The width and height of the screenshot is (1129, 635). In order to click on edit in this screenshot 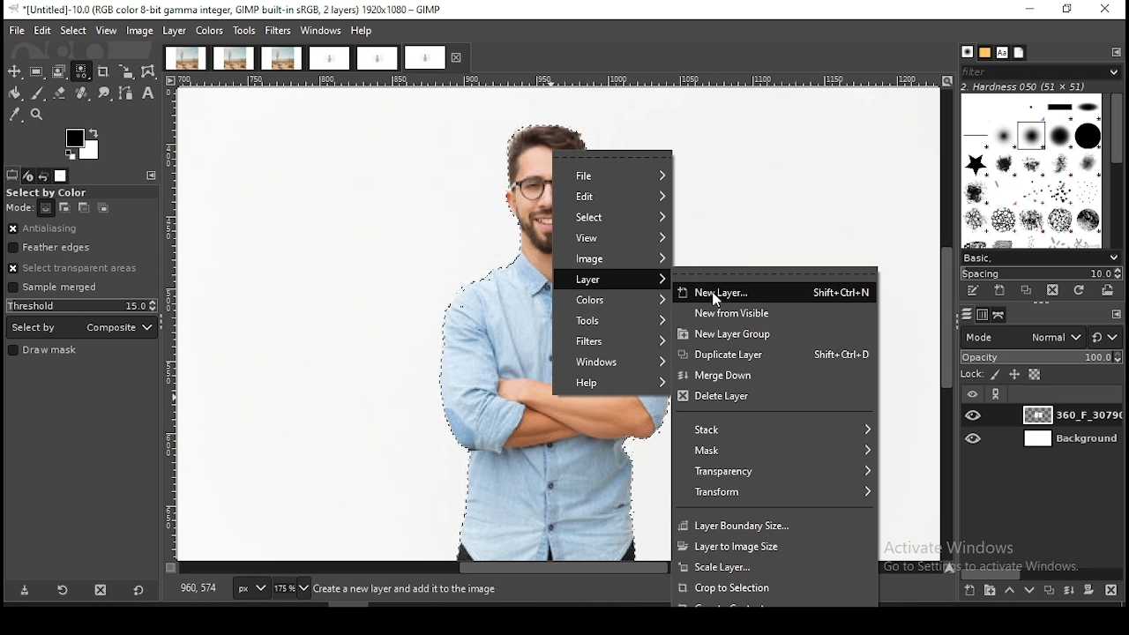, I will do `click(43, 30)`.